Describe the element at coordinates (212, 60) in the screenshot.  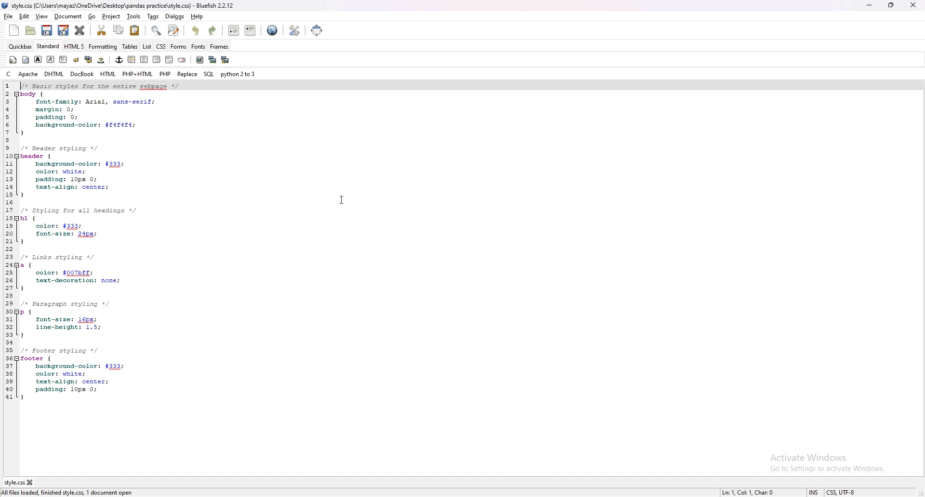
I see `insert thumbnail` at that location.